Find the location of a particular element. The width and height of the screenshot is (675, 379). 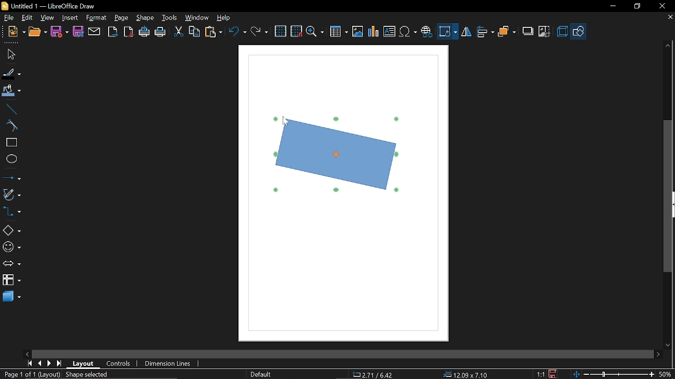

Layout is located at coordinates (83, 364).